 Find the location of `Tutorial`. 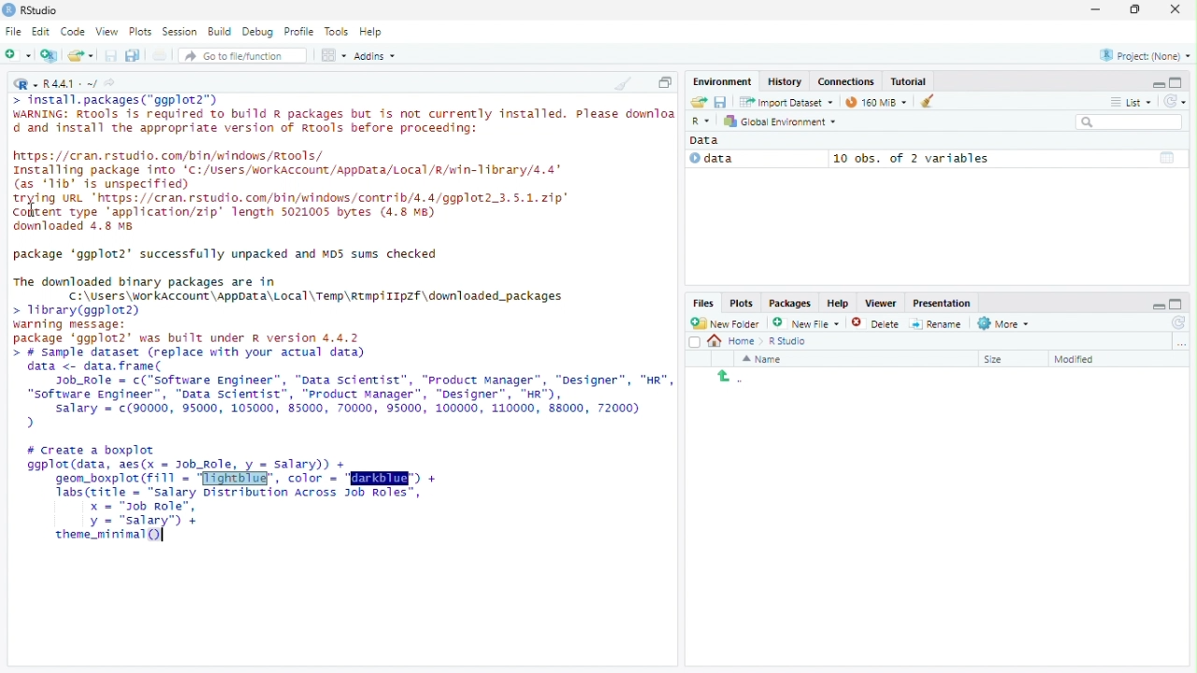

Tutorial is located at coordinates (910, 81).